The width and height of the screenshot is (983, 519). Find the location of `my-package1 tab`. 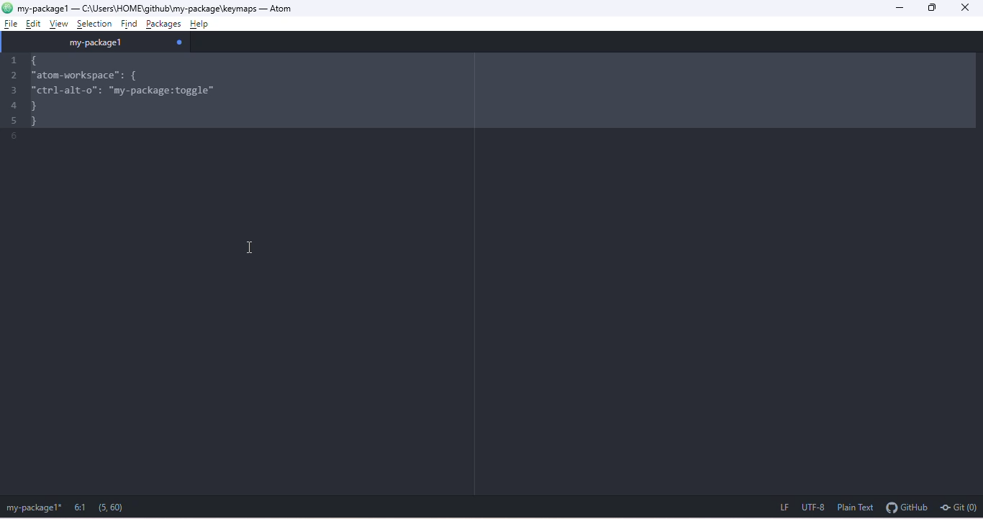

my-package1 tab is located at coordinates (100, 42).